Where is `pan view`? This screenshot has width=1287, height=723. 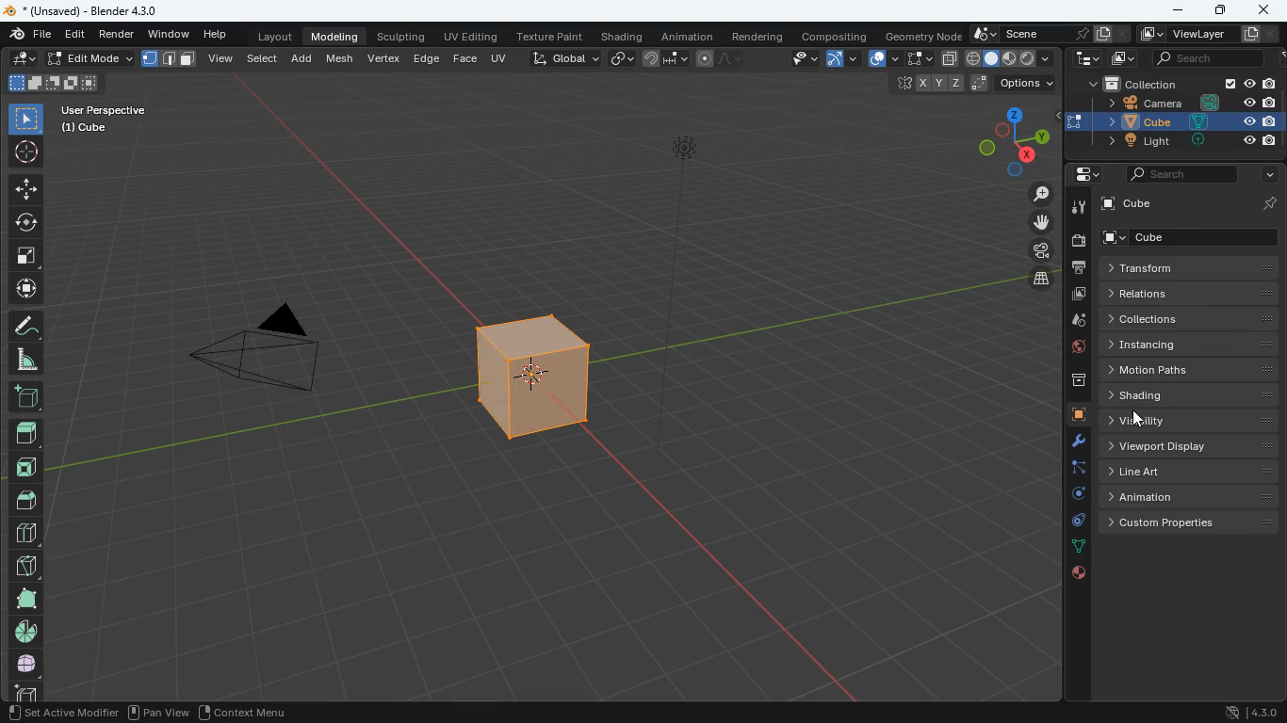 pan view is located at coordinates (157, 711).